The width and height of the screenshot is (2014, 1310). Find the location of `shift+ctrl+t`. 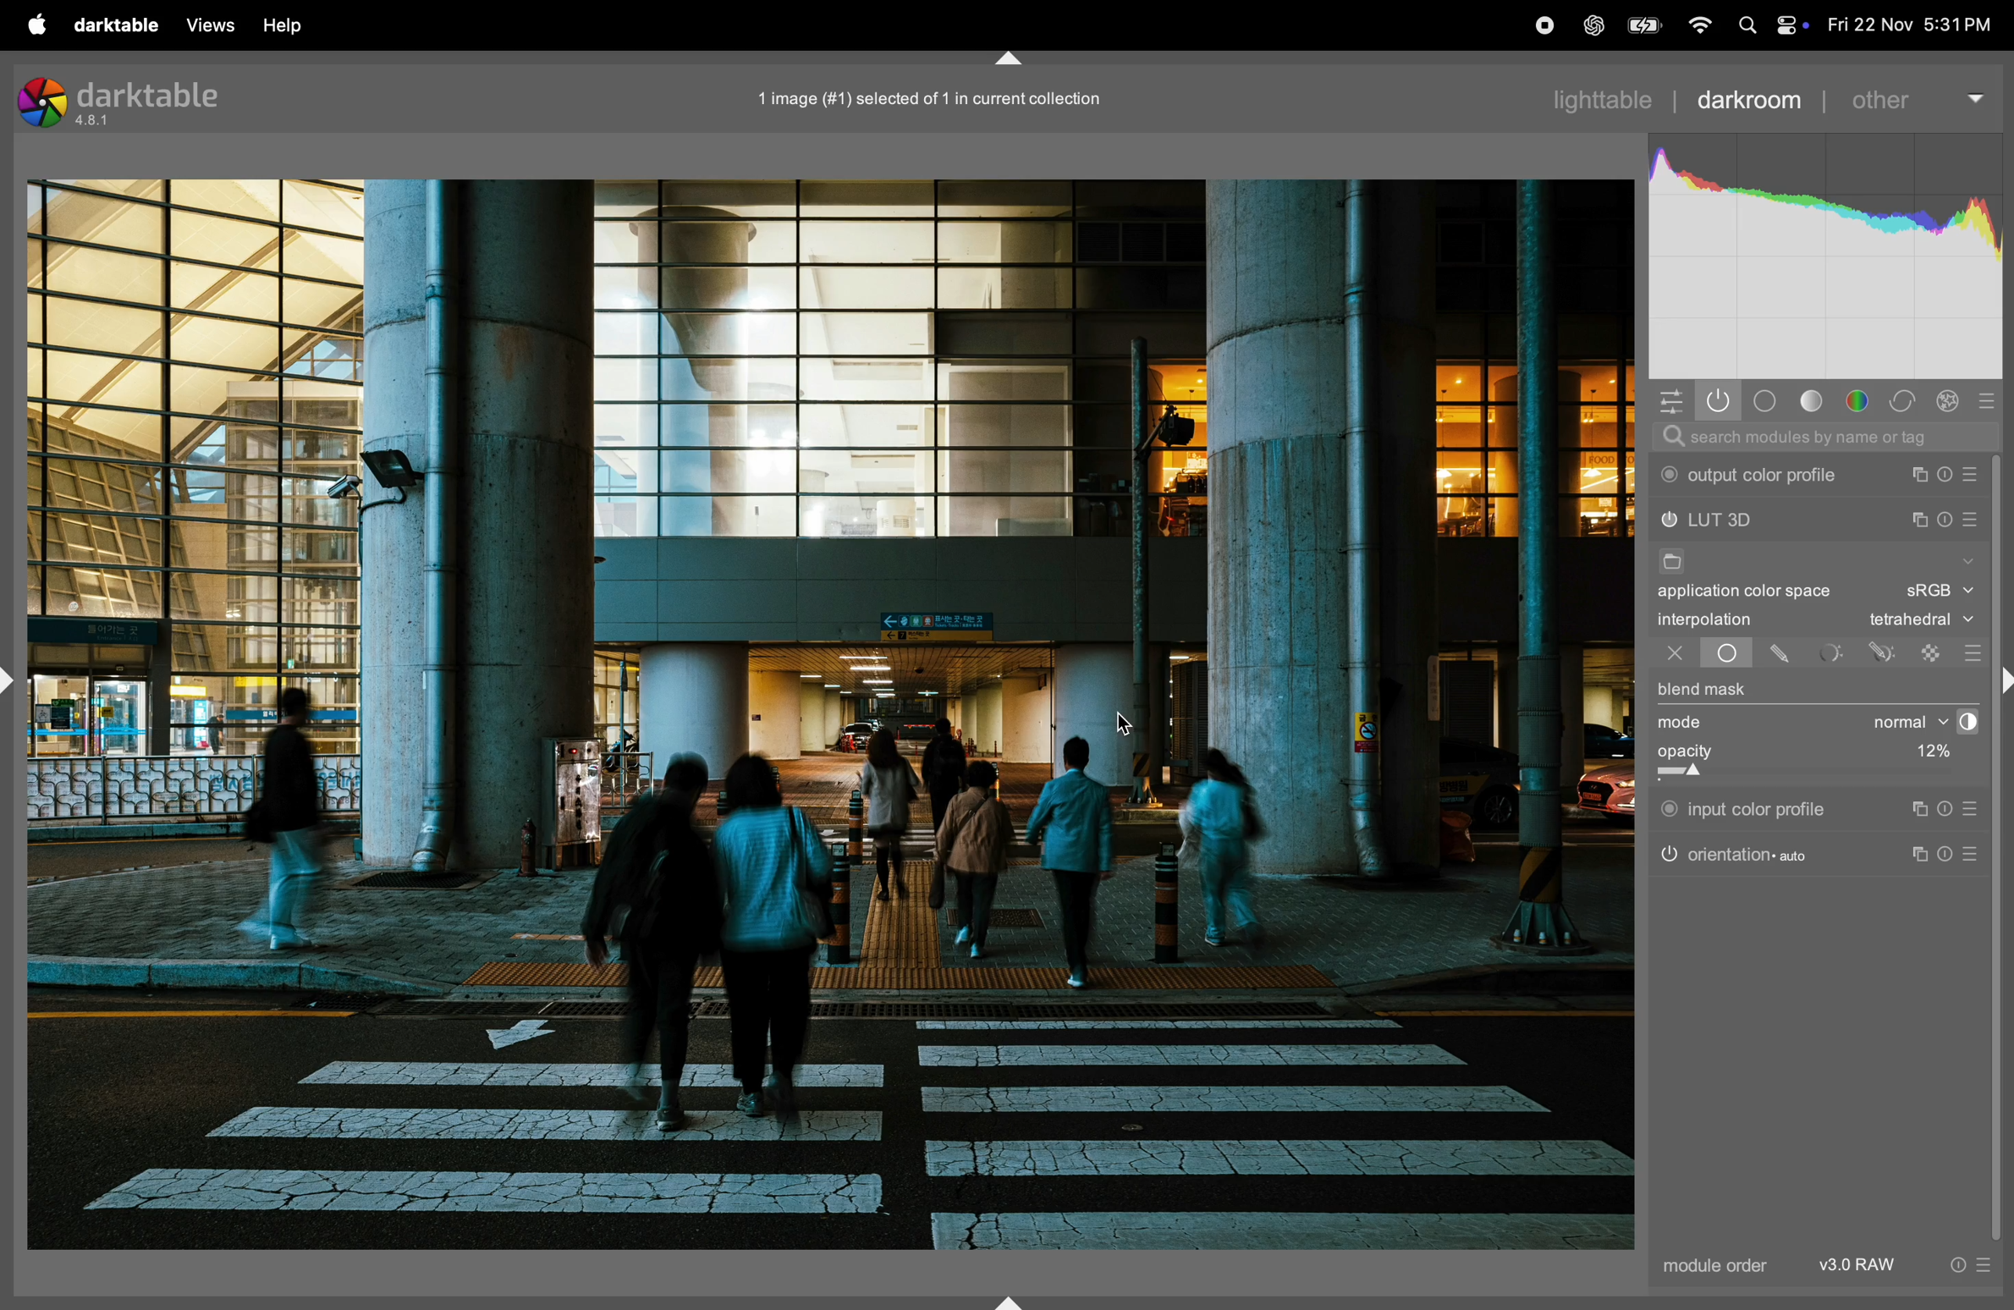

shift+ctrl+t is located at coordinates (1005, 59).